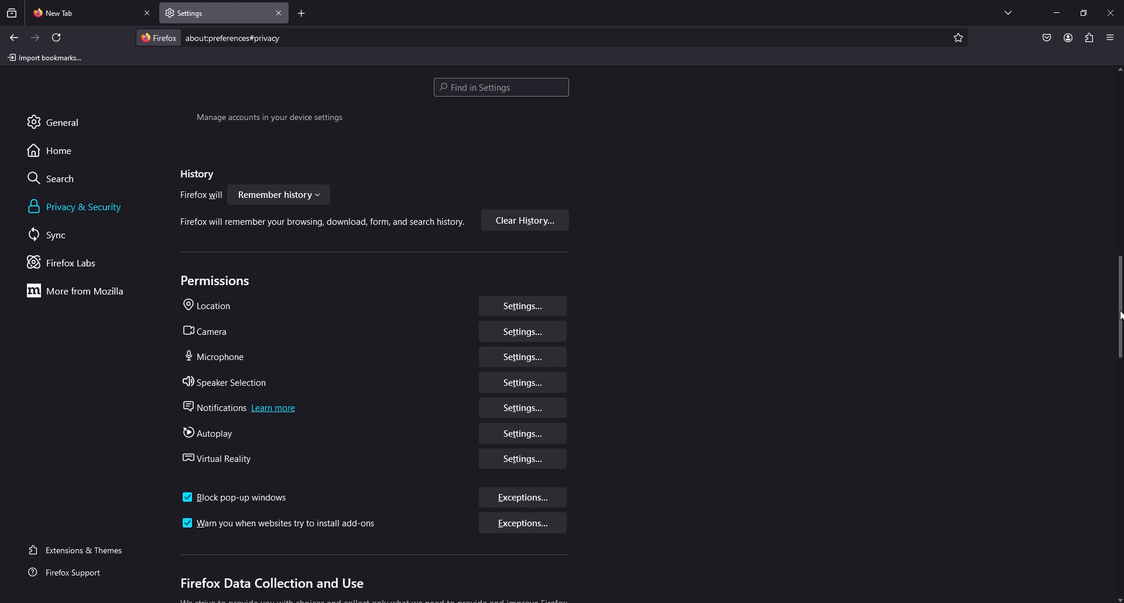 The image size is (1124, 603). I want to click on Manage accounts in your device settings, so click(269, 119).